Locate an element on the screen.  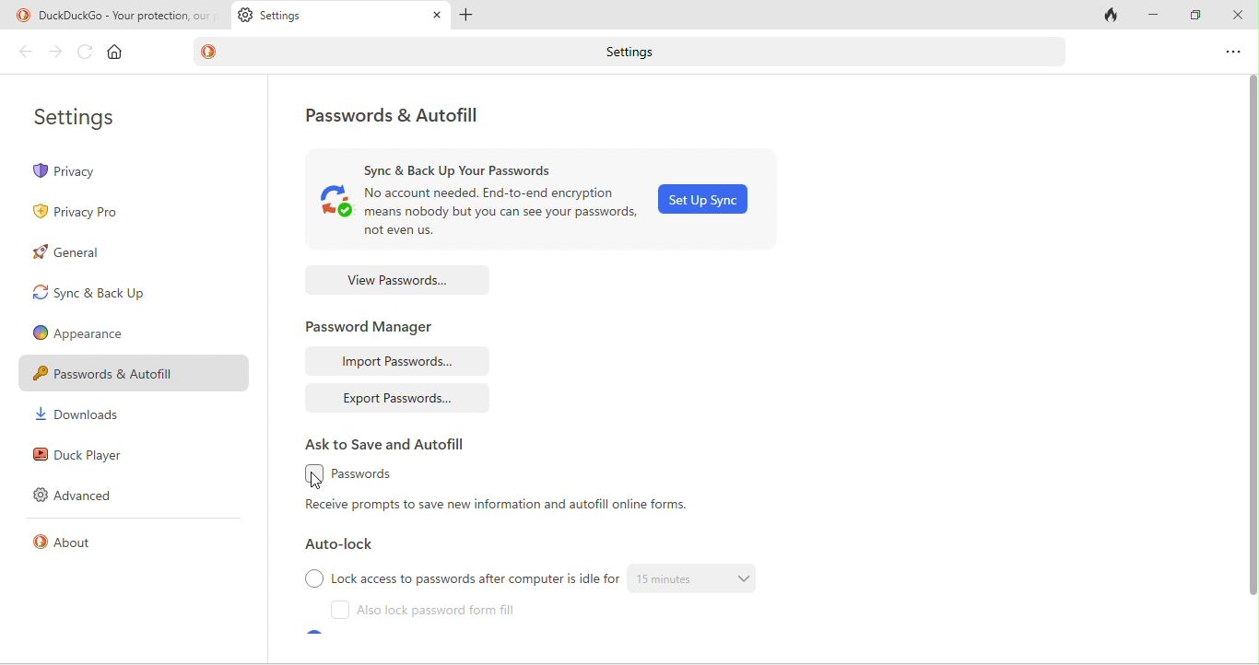
advanced is located at coordinates (81, 497).